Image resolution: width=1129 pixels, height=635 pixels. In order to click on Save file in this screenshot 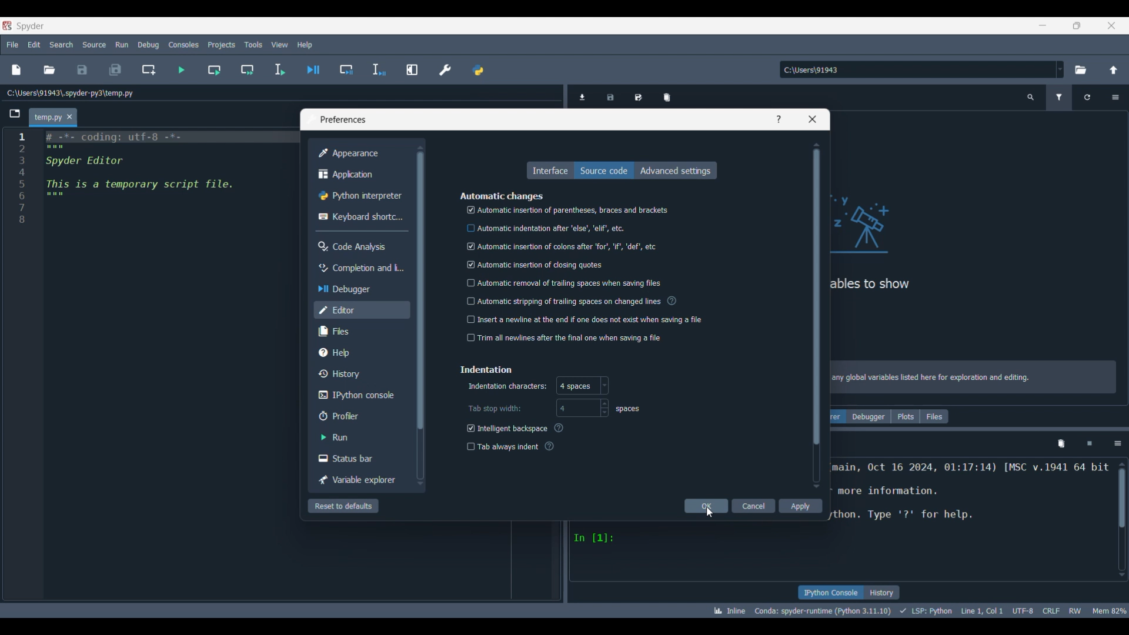, I will do `click(82, 70)`.